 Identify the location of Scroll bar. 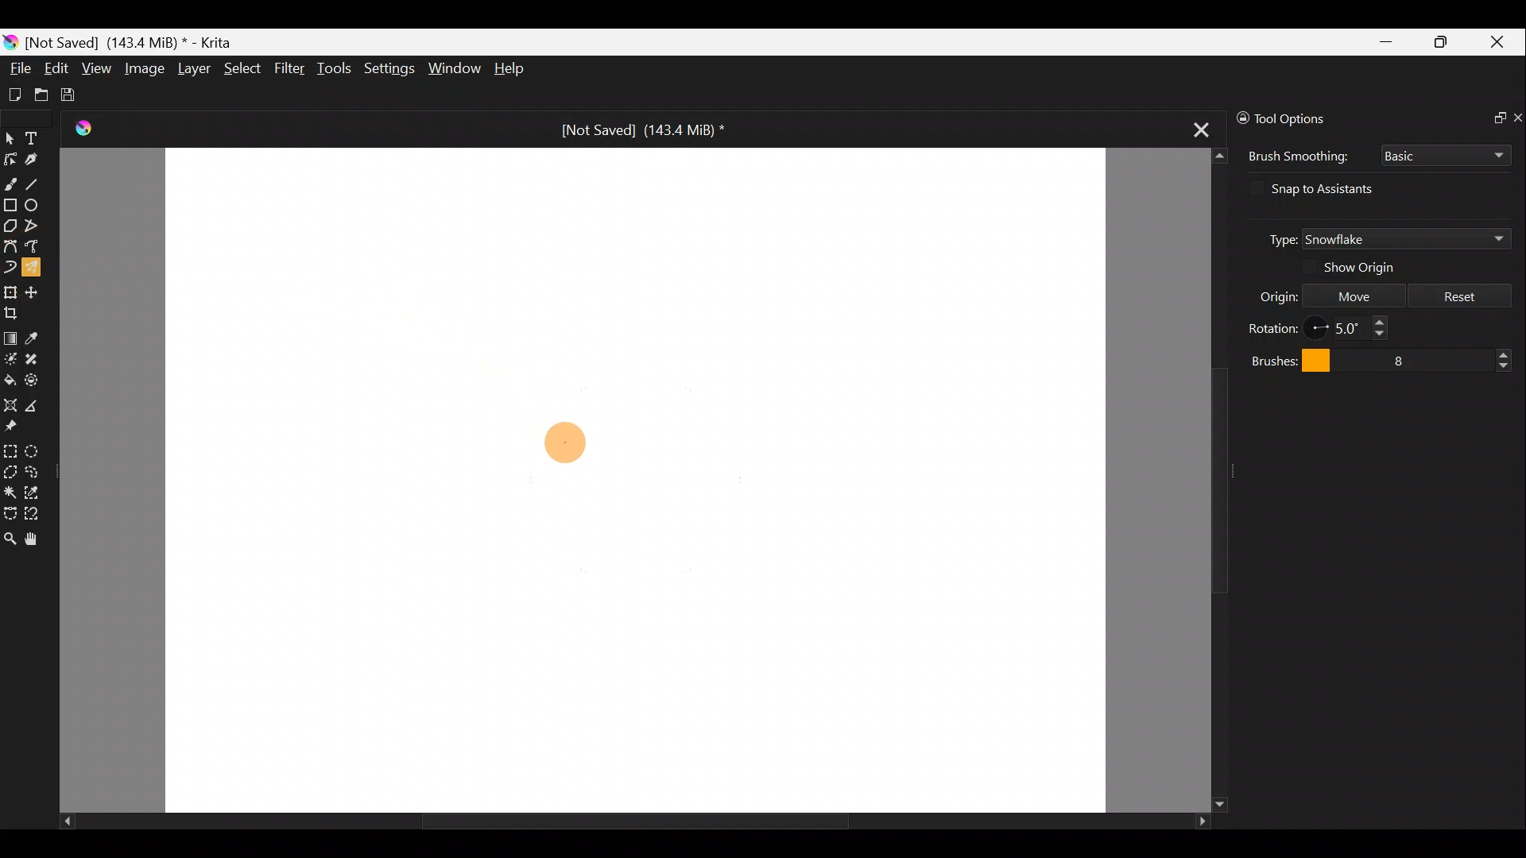
(609, 820).